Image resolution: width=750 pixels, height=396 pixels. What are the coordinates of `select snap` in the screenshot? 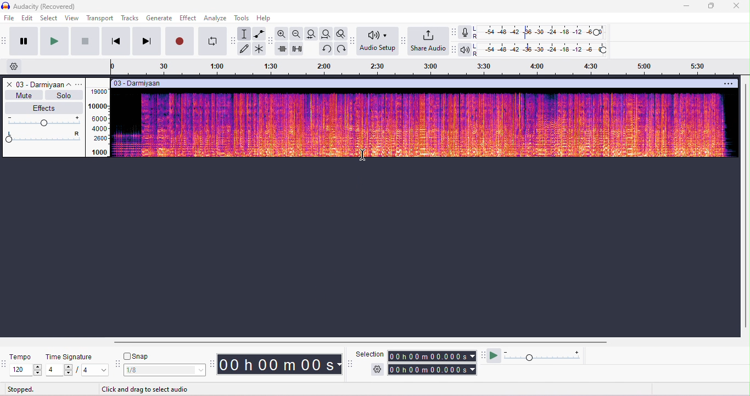 It's located at (165, 370).